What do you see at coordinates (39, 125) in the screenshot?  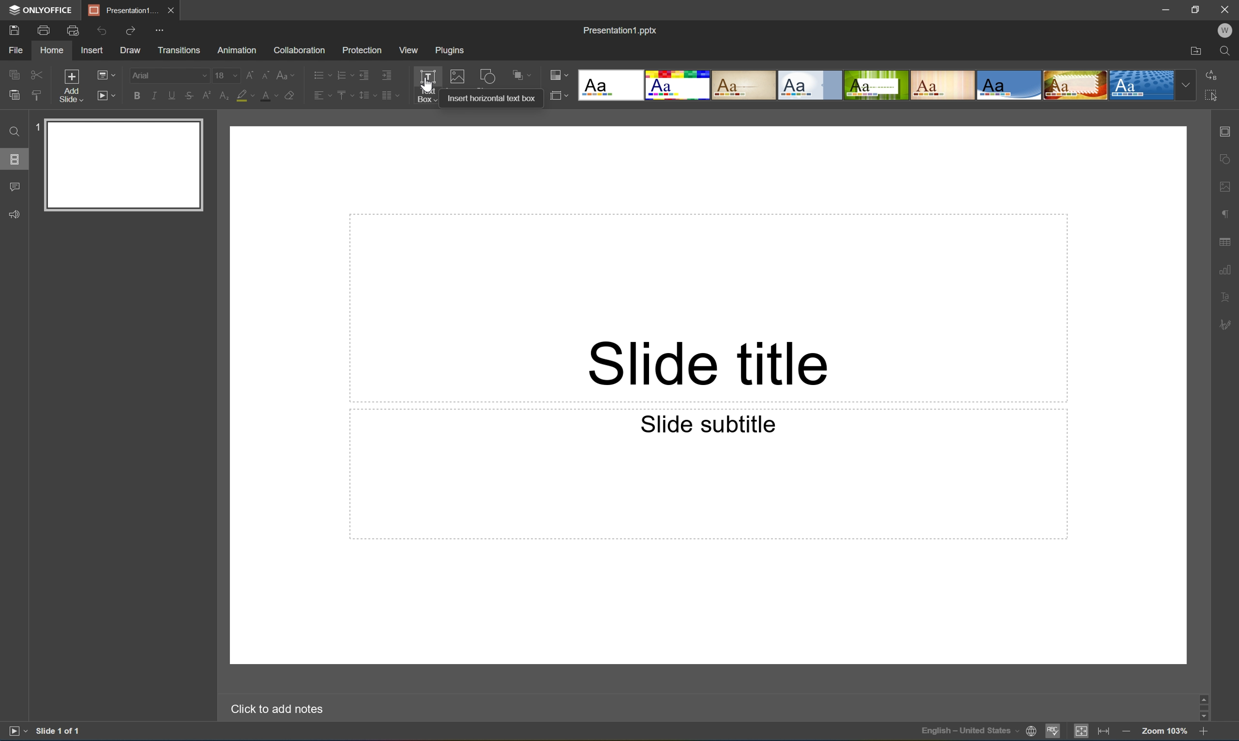 I see `1` at bounding box center [39, 125].